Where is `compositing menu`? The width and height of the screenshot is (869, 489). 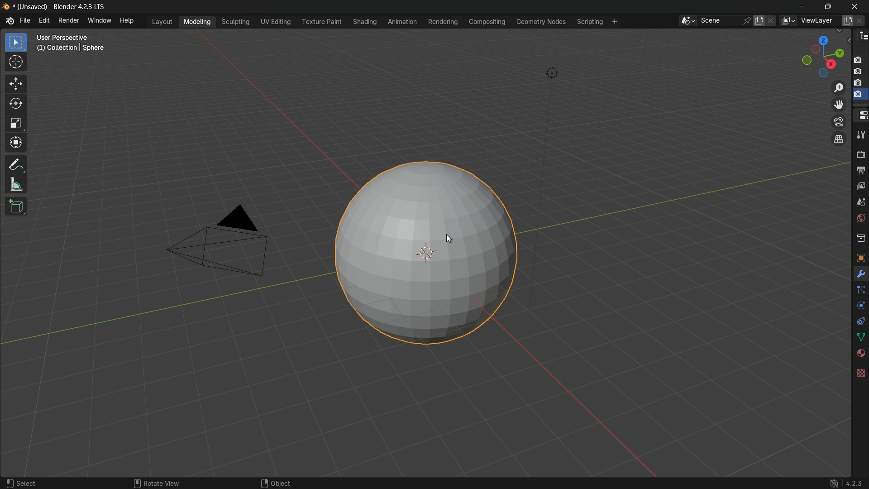 compositing menu is located at coordinates (488, 22).